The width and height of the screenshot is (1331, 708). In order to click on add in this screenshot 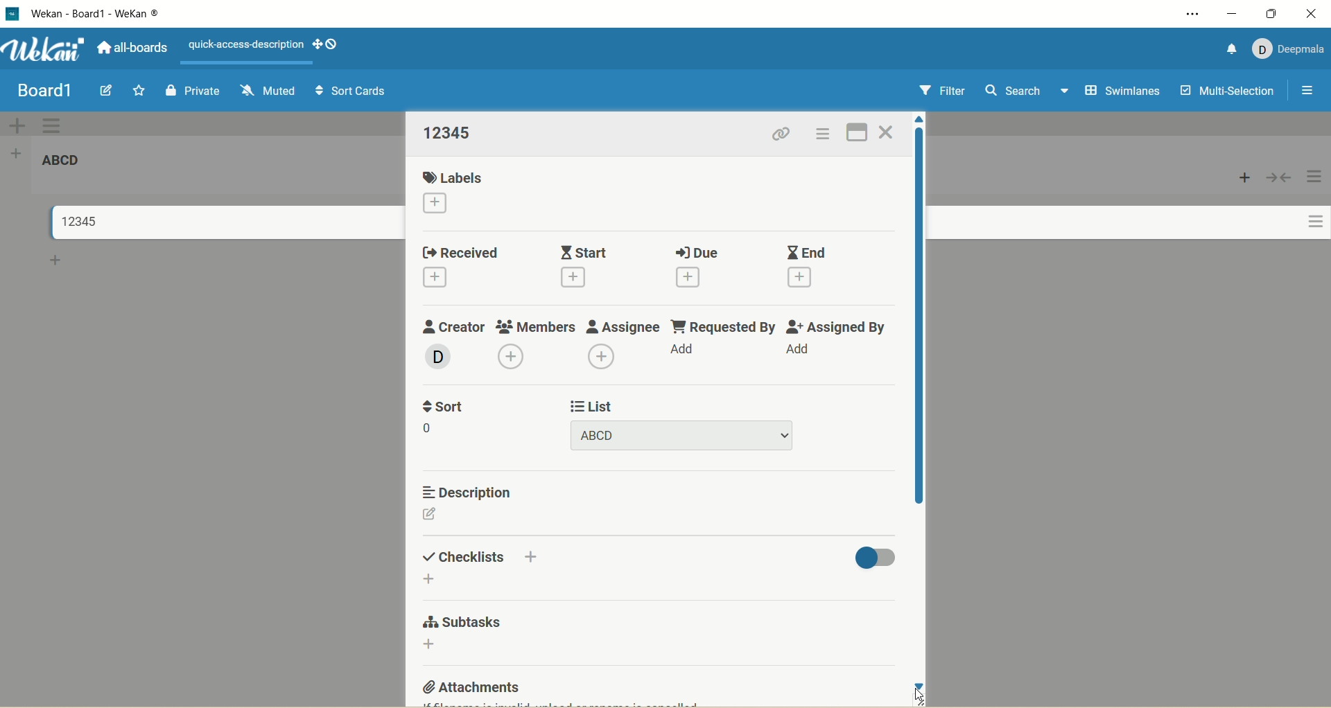, I will do `click(435, 646)`.